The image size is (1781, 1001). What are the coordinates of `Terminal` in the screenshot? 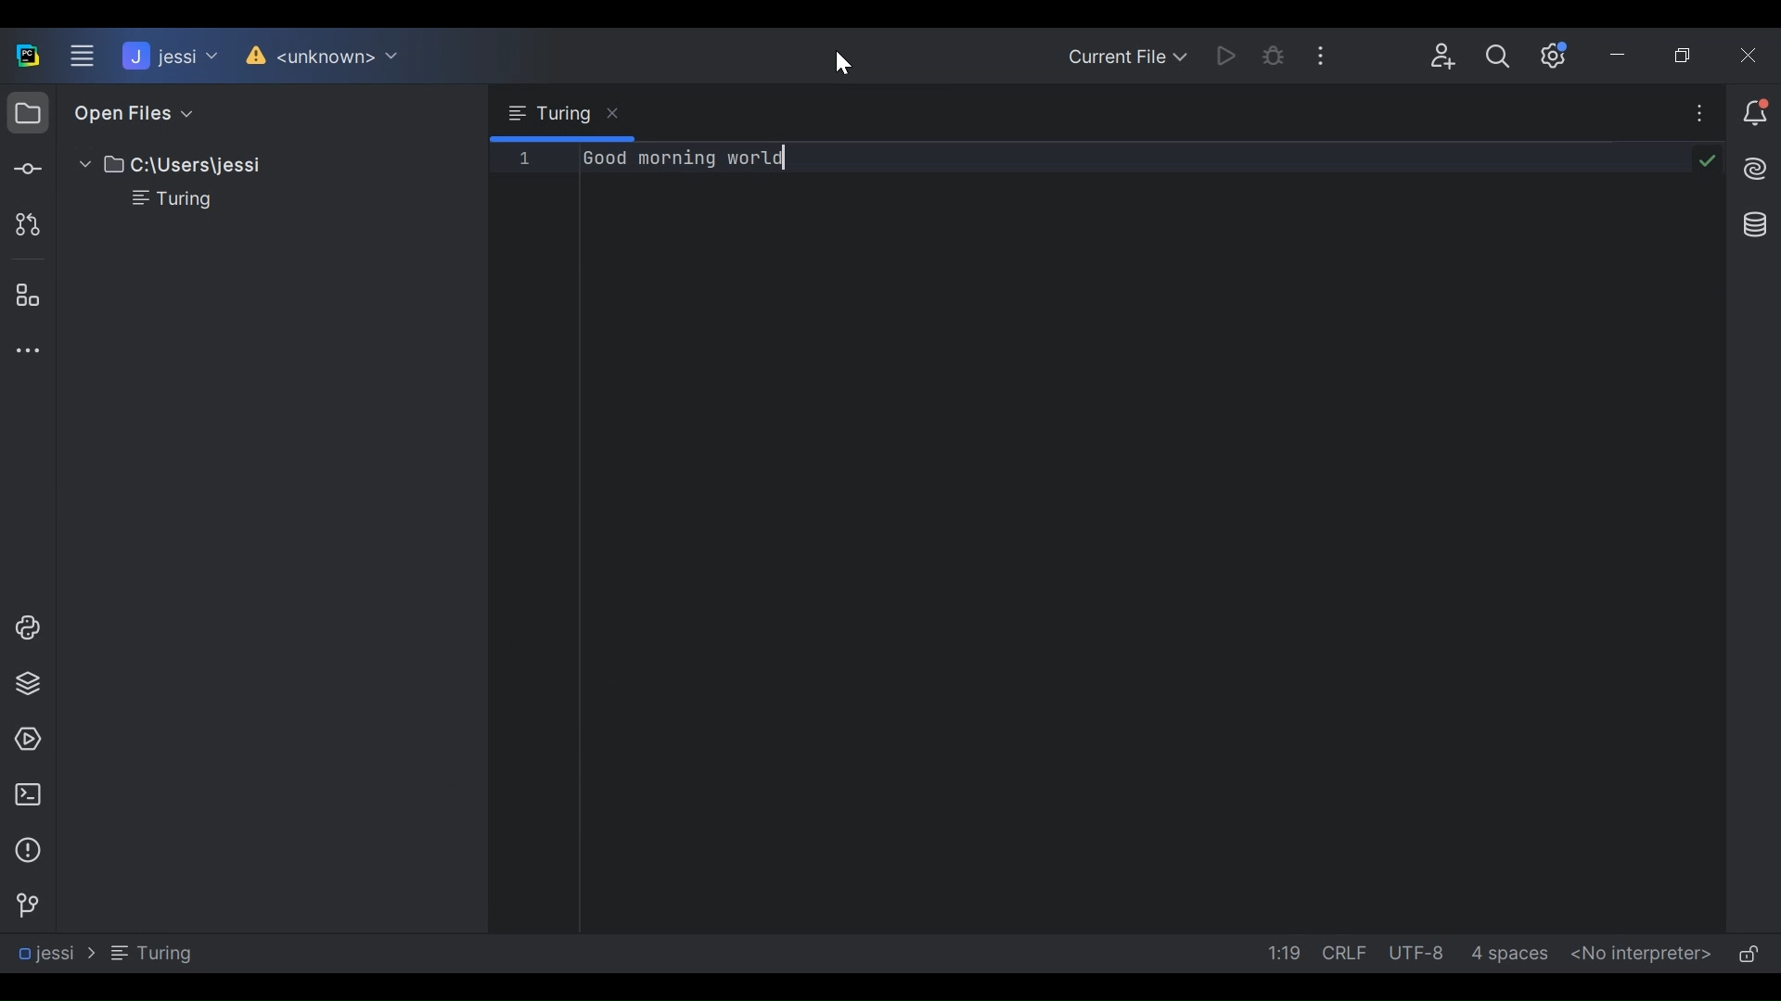 It's located at (24, 795).